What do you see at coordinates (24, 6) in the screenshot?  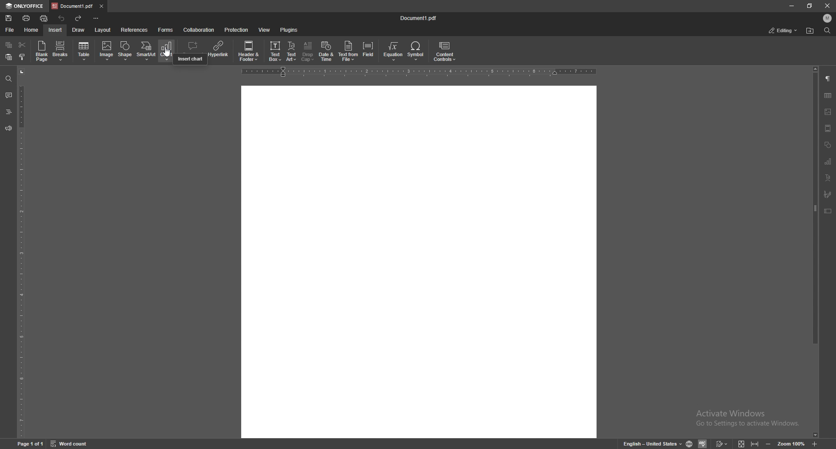 I see `onlyoffice` at bounding box center [24, 6].